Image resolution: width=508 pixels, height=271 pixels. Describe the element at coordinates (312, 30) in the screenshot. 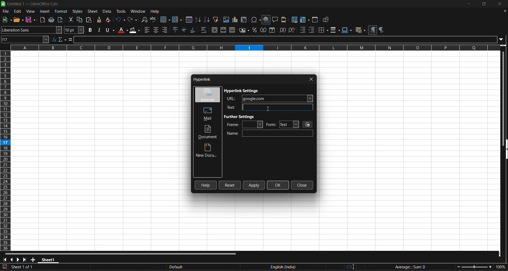

I see `decrease indent` at that location.